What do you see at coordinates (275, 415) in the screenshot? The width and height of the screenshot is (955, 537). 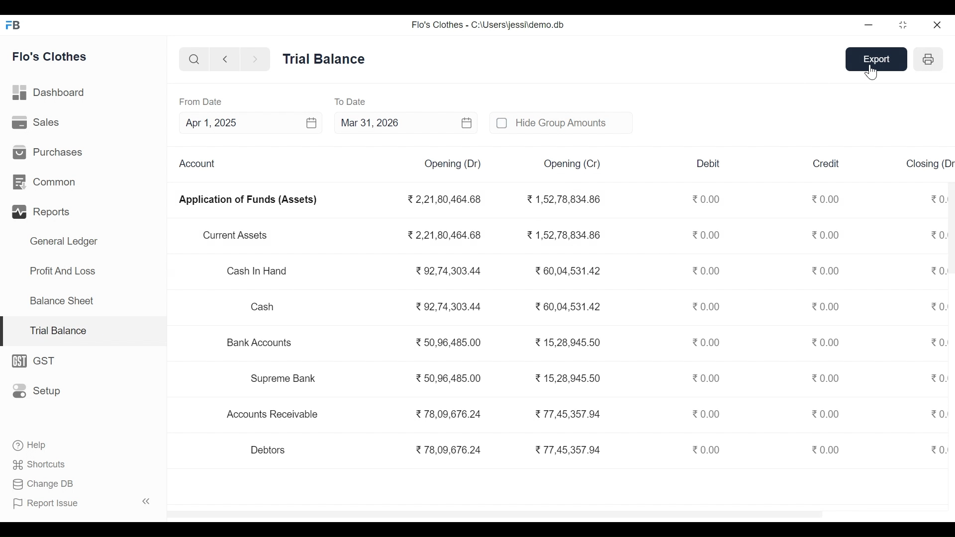 I see `Accounts Receivable` at bounding box center [275, 415].